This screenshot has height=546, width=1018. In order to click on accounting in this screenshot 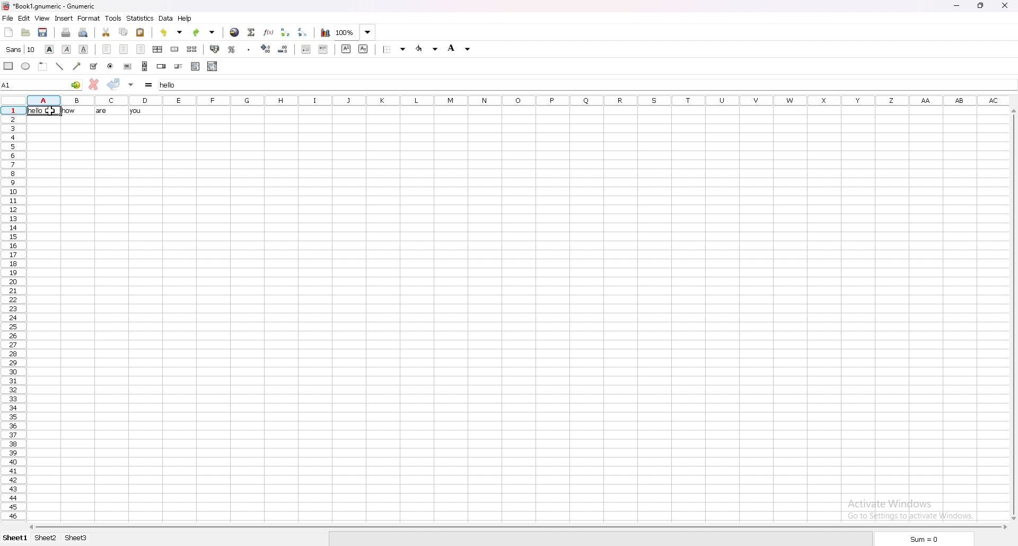, I will do `click(216, 49)`.